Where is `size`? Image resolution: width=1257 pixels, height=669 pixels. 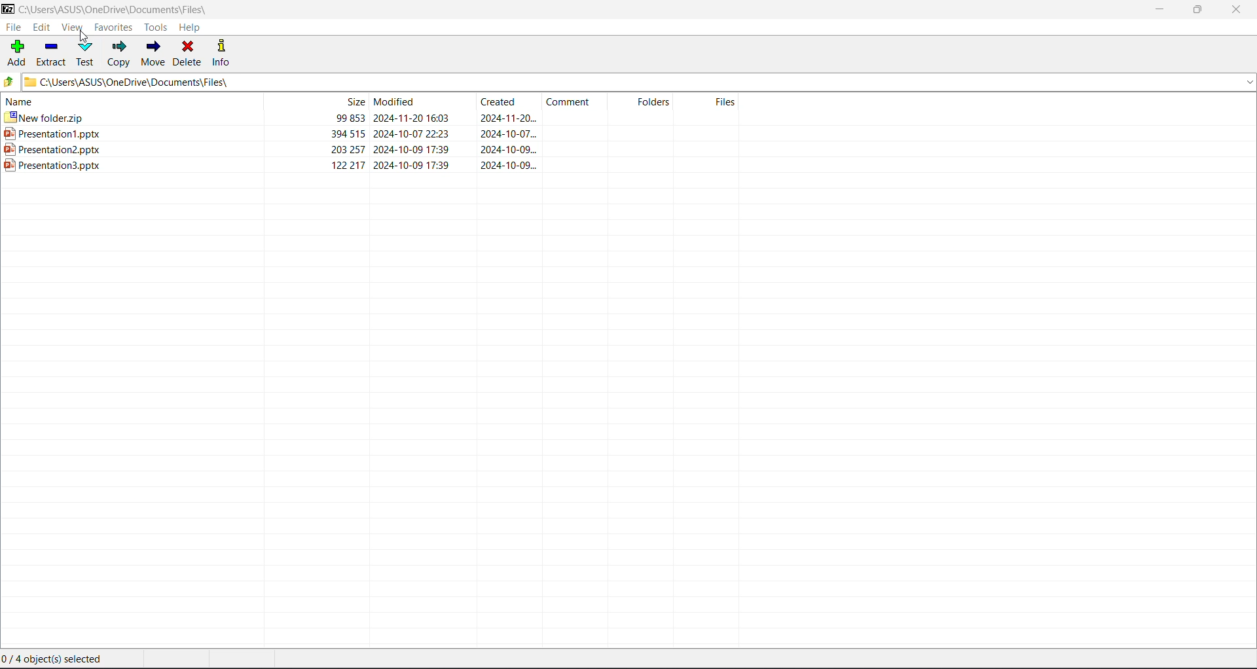
size is located at coordinates (317, 100).